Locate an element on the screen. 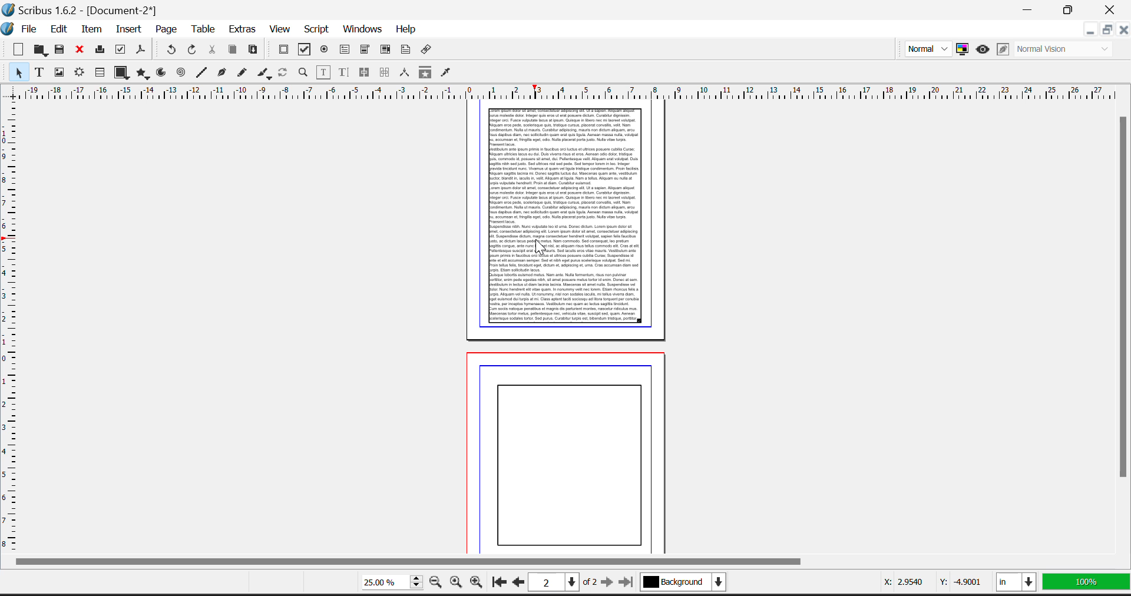  Scroll Bar is located at coordinates (1124, 332).